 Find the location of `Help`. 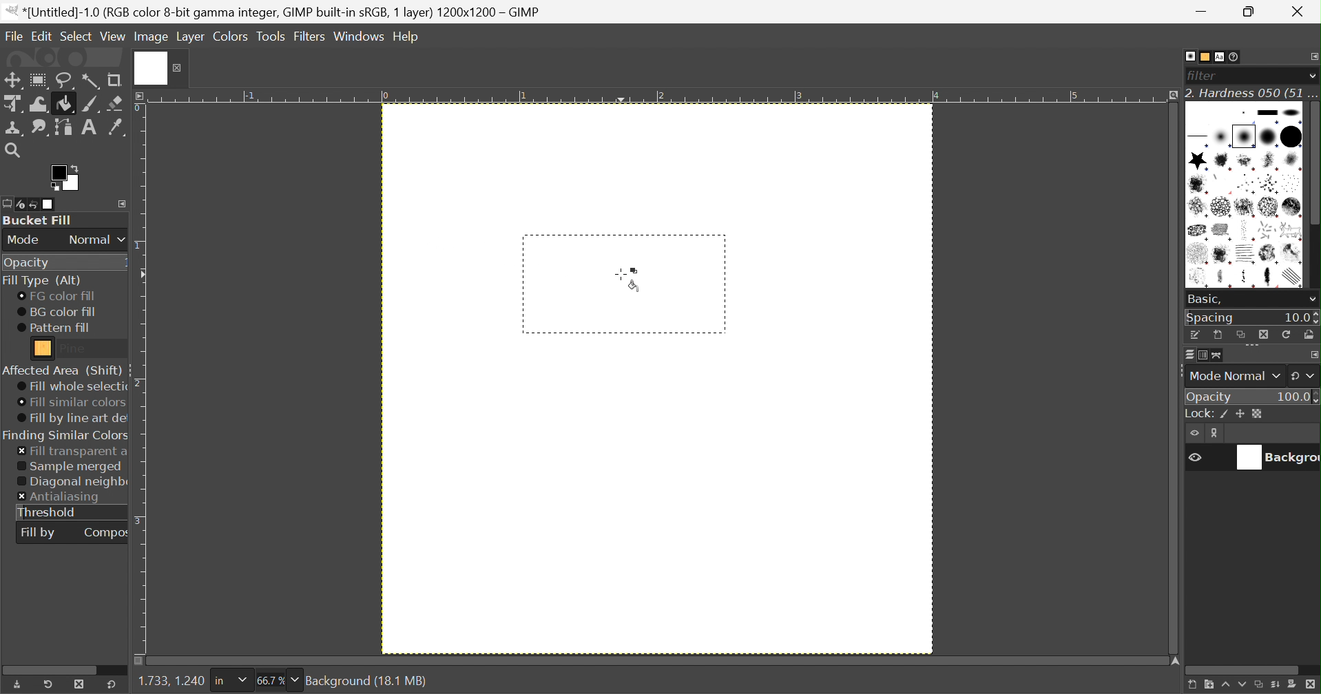

Help is located at coordinates (407, 36).